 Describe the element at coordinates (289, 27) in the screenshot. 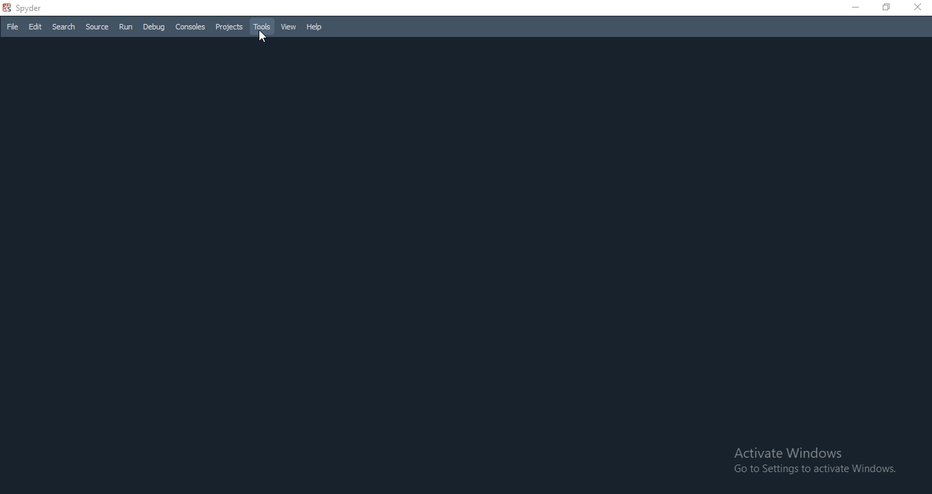

I see `view` at that location.